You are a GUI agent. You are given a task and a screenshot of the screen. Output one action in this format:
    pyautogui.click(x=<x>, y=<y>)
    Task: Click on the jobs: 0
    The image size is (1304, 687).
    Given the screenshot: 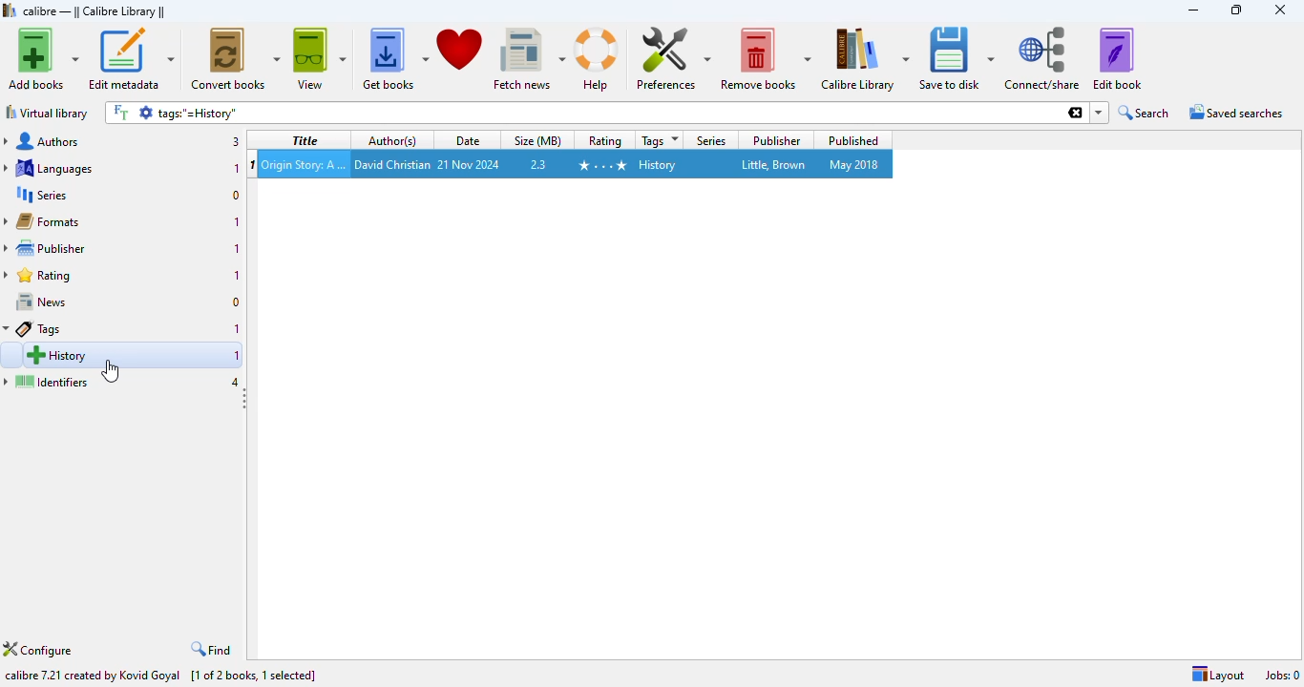 What is the action you would take?
    pyautogui.click(x=1283, y=676)
    